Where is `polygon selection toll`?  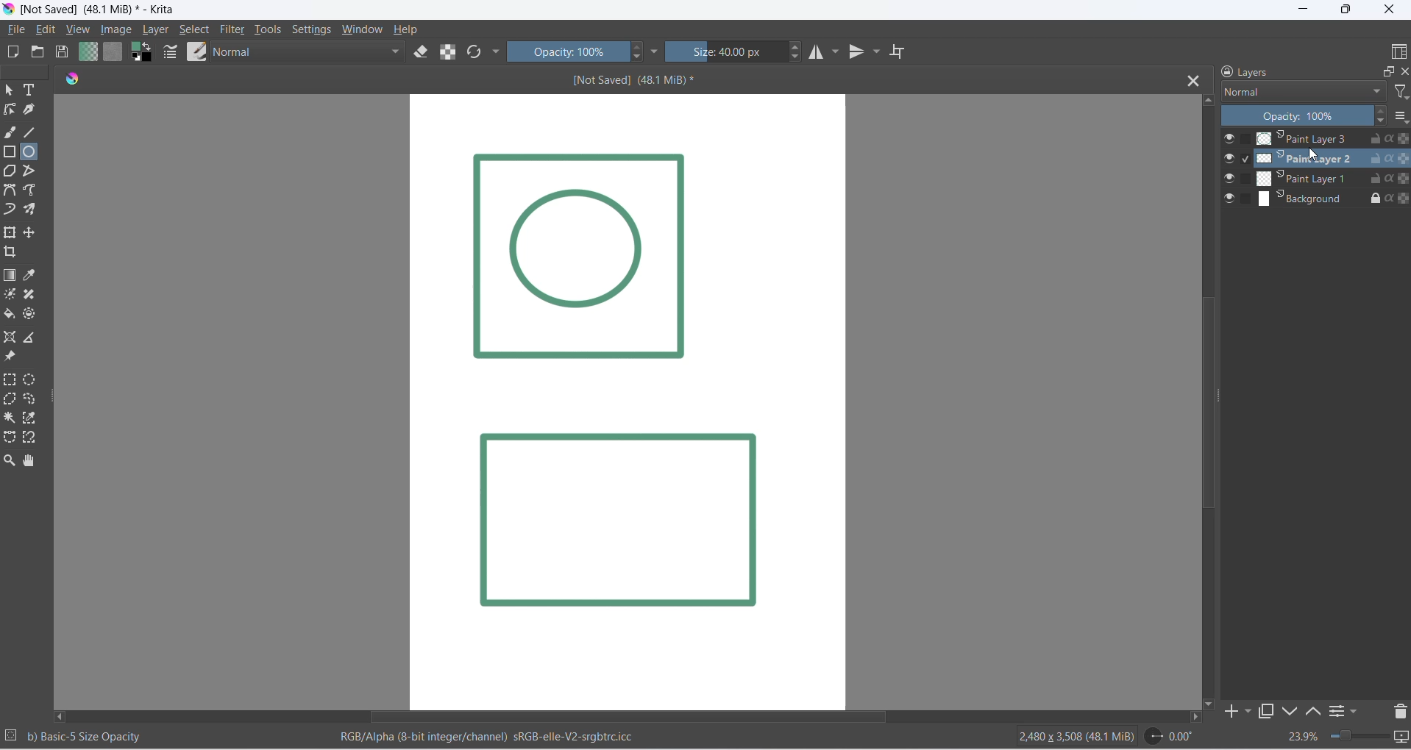
polygon selection toll is located at coordinates (10, 400).